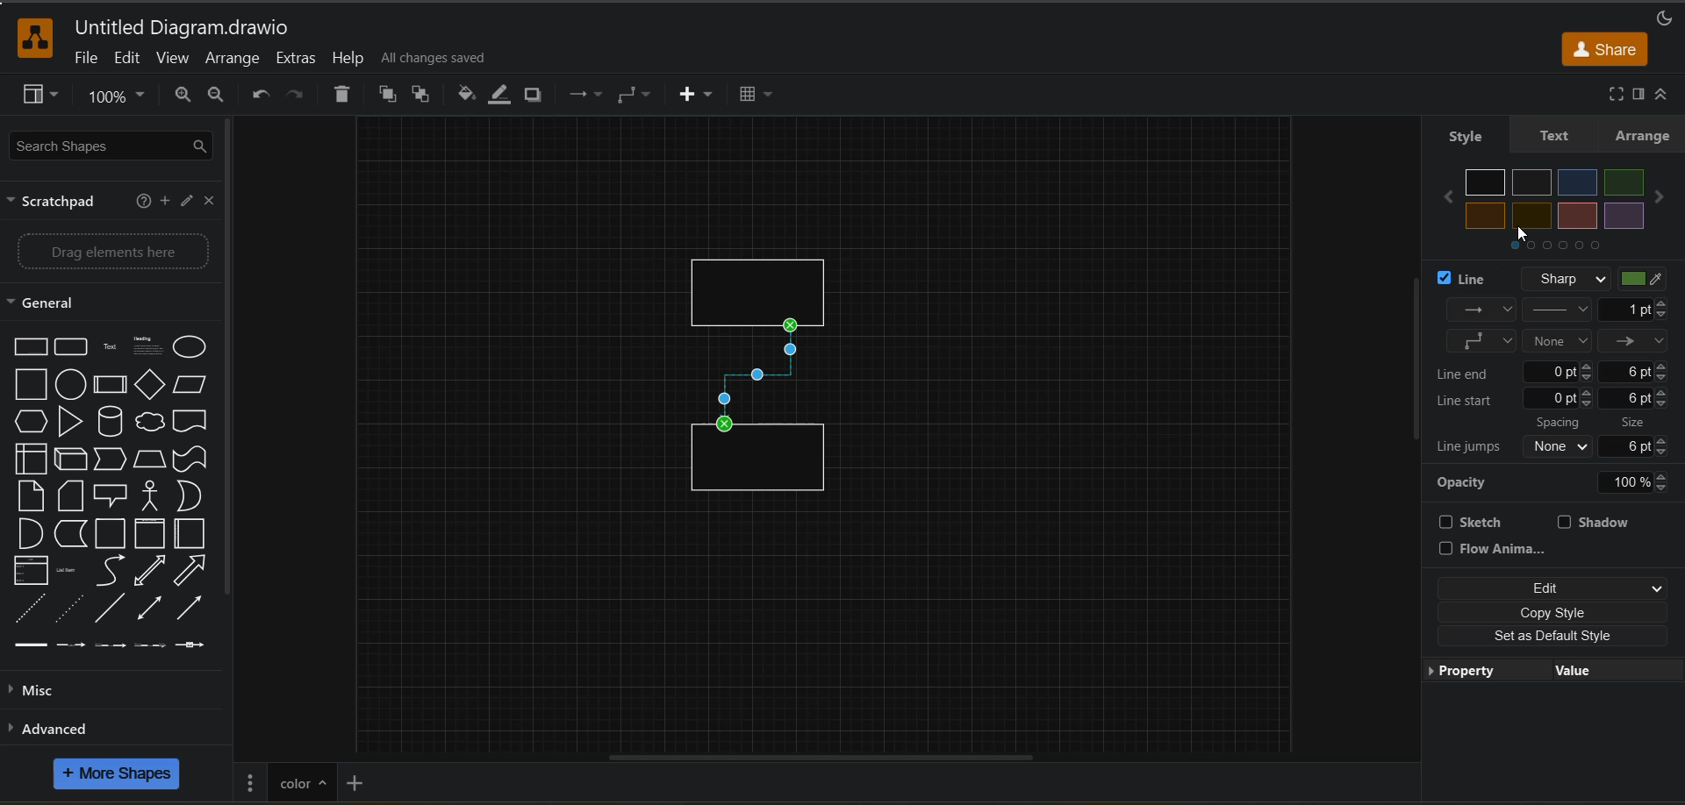  What do you see at coordinates (193, 497) in the screenshot?
I see `OR` at bounding box center [193, 497].